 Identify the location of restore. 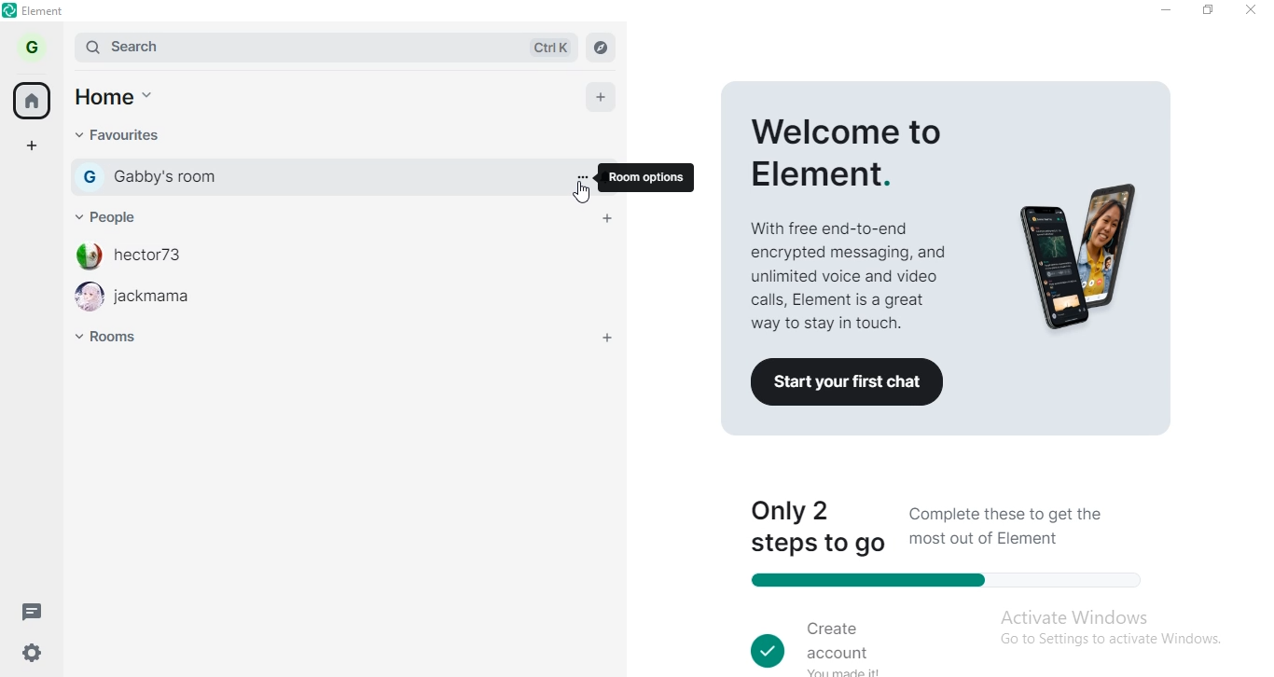
(1209, 10).